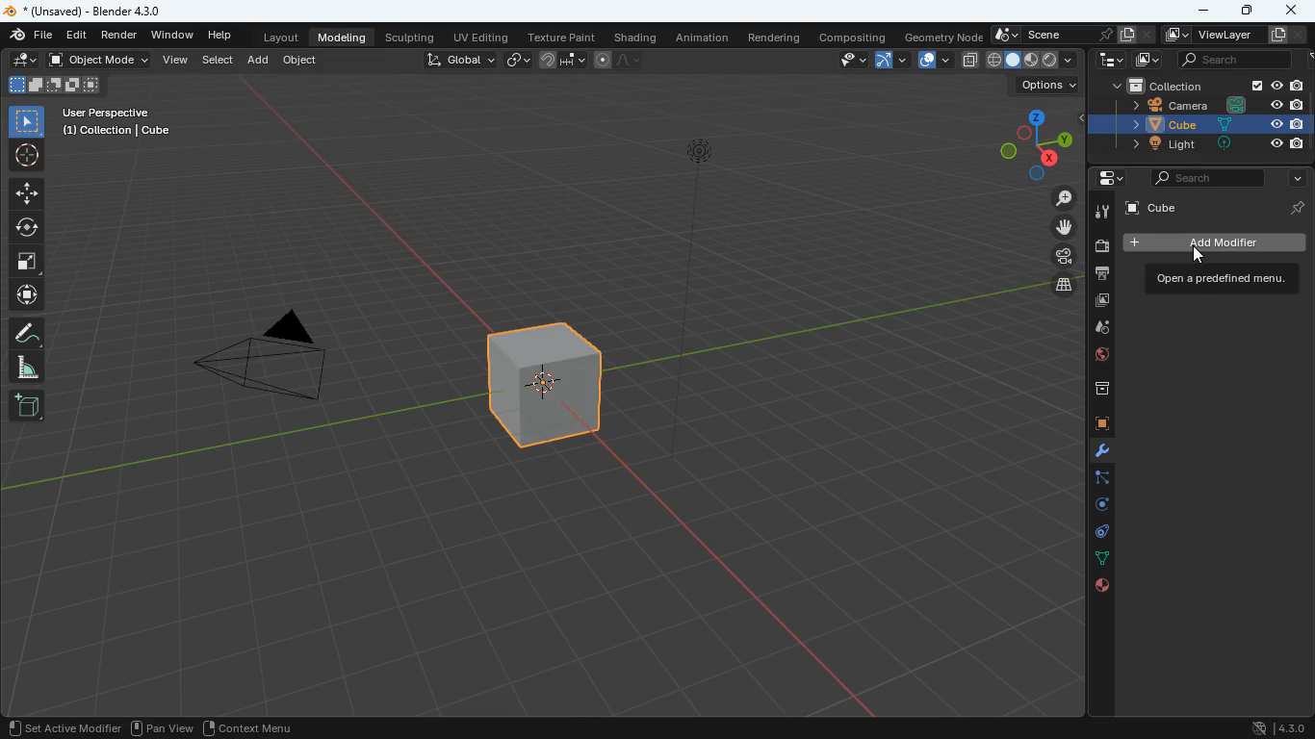 This screenshot has width=1315, height=739. What do you see at coordinates (1065, 287) in the screenshot?
I see `layers` at bounding box center [1065, 287].